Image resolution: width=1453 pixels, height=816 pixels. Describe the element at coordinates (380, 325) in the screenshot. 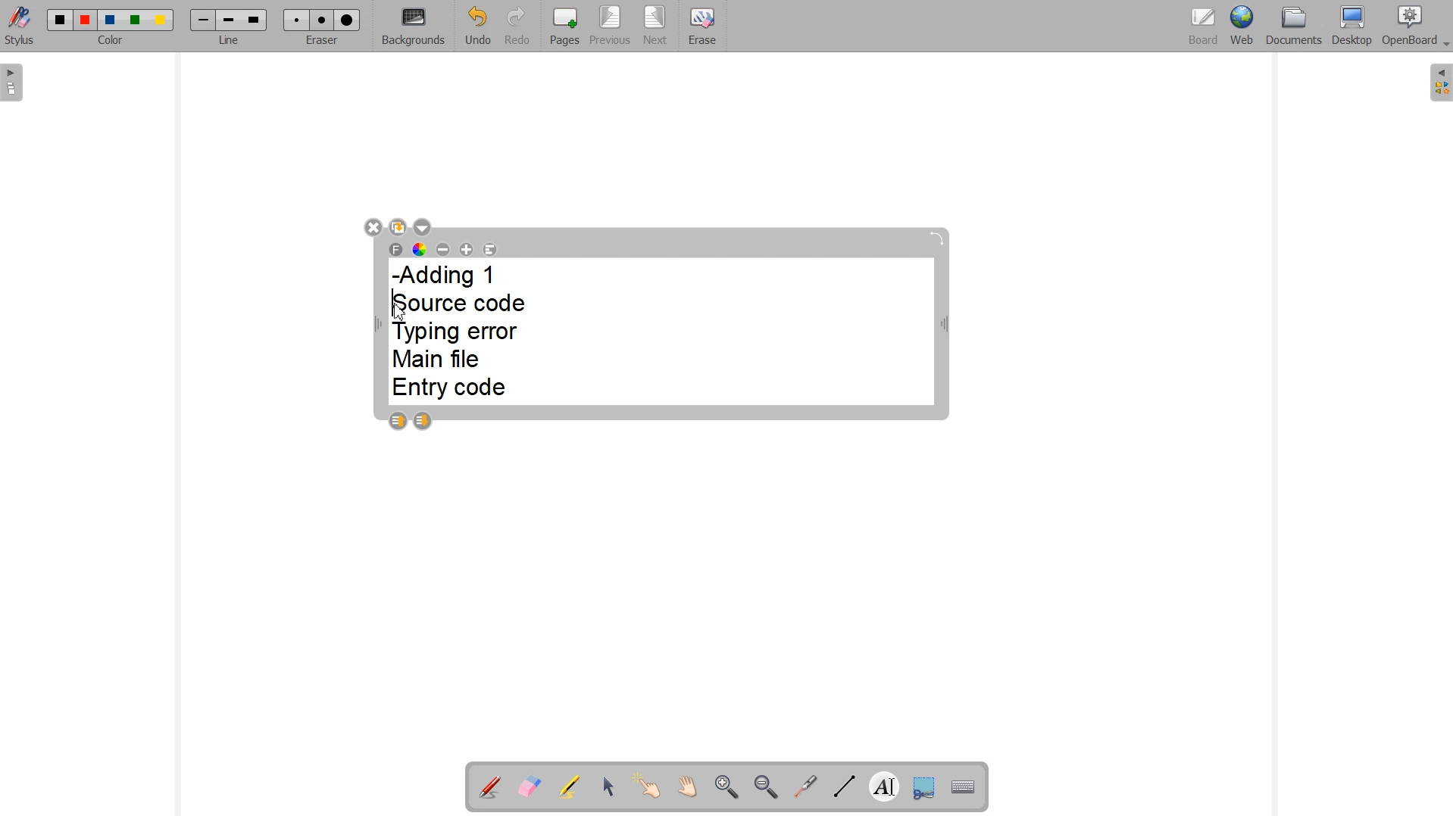

I see `Width Adjustable` at that location.